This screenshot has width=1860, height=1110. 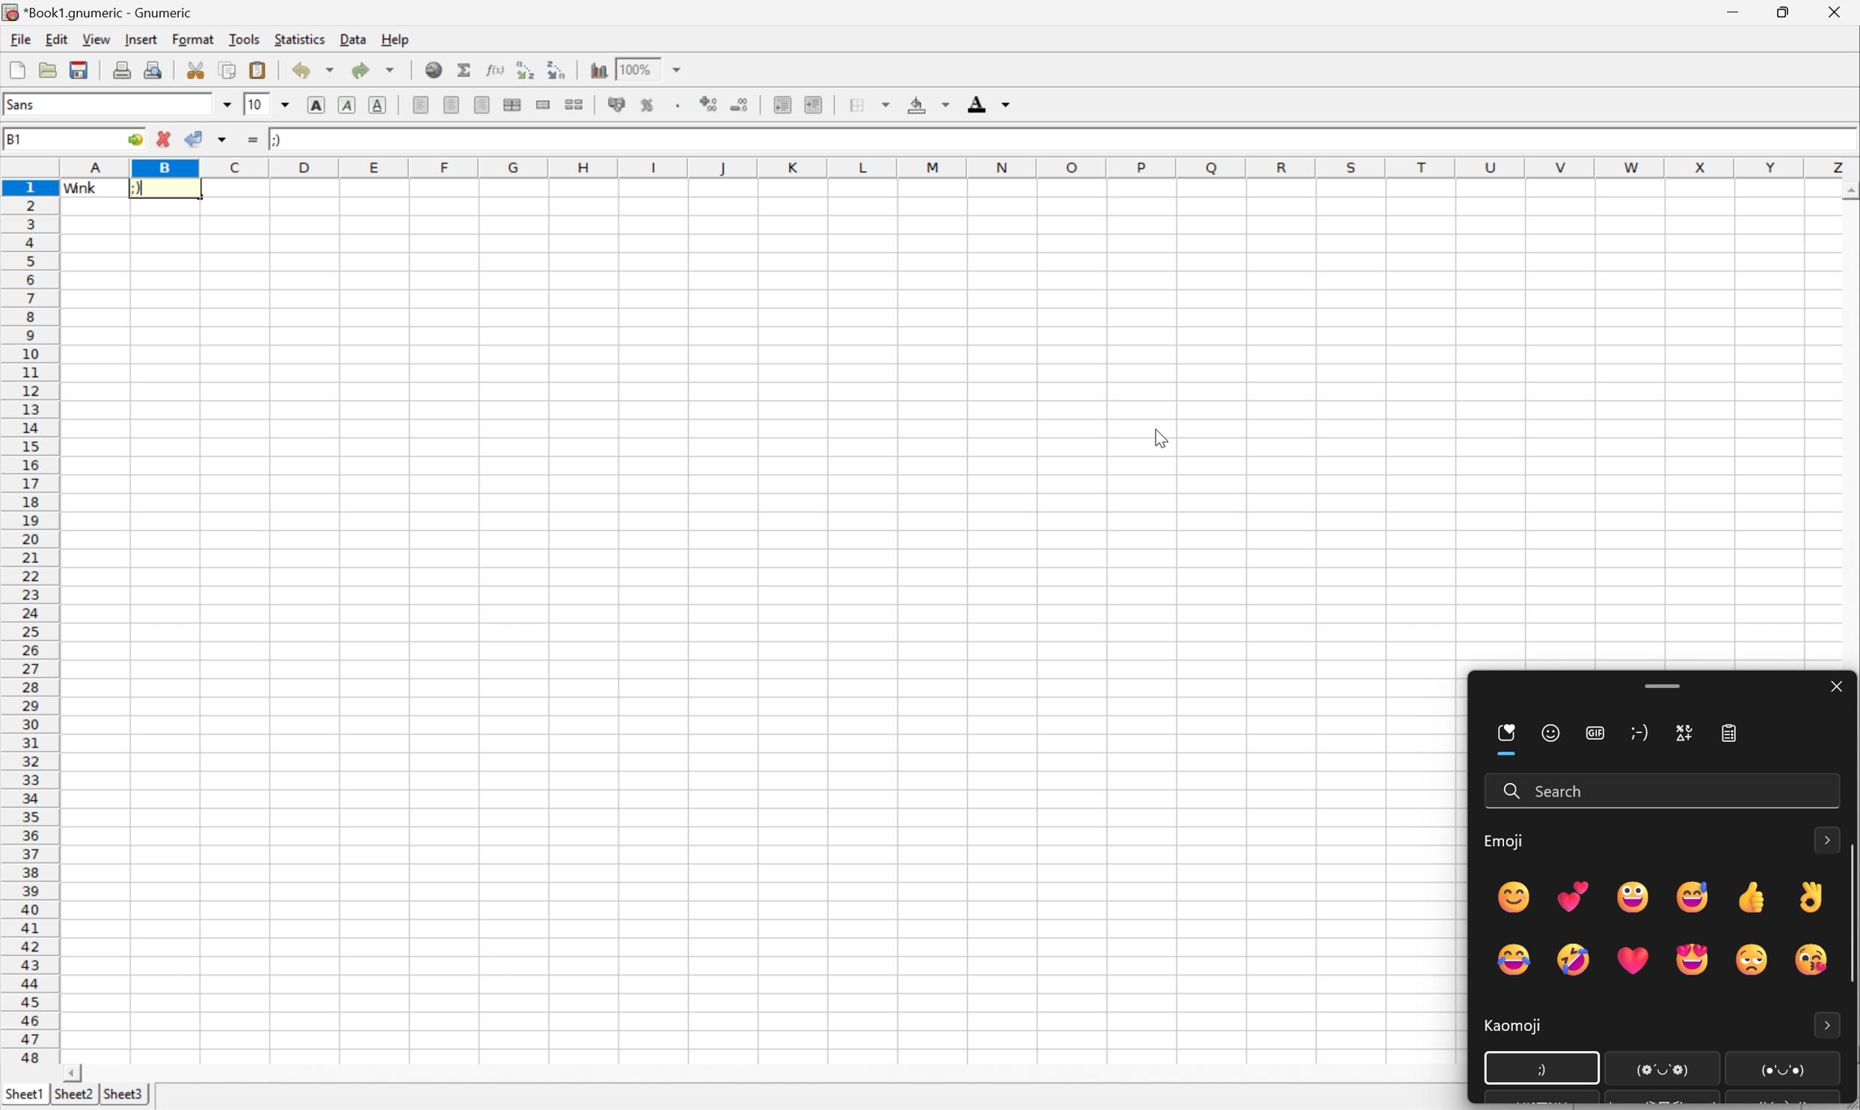 I want to click on accept changes, so click(x=193, y=138).